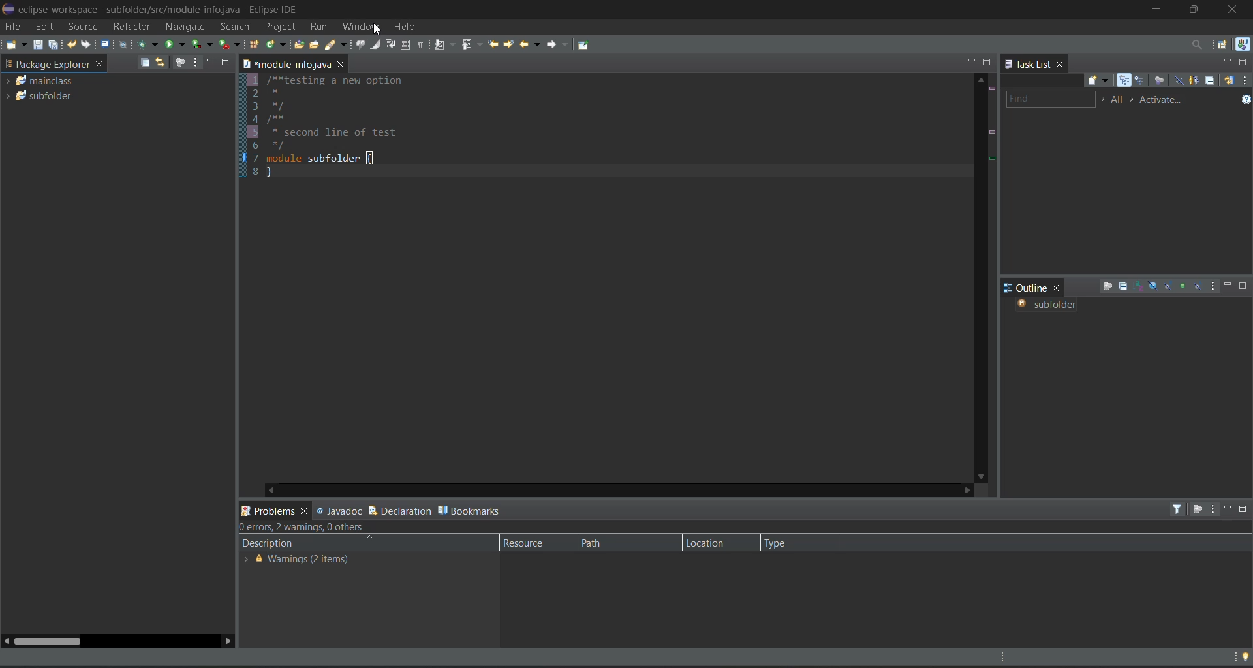 Image resolution: width=1253 pixels, height=668 pixels. Describe the element at coordinates (360, 46) in the screenshot. I see `toggle java editor breadcrumb` at that location.